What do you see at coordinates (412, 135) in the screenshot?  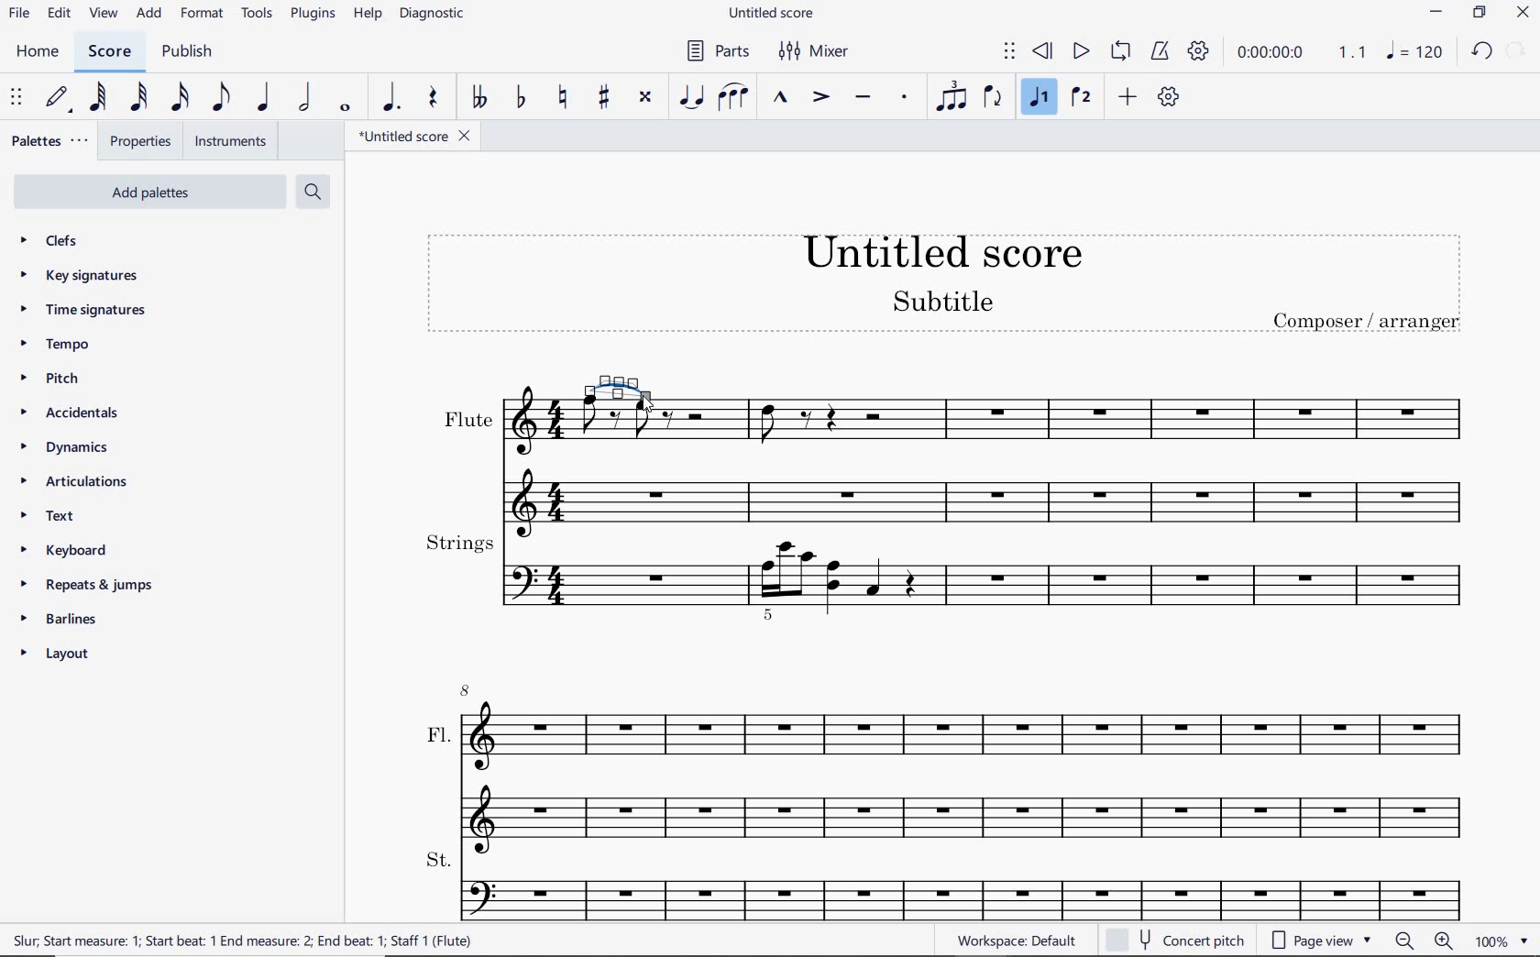 I see `FILE NAME` at bounding box center [412, 135].